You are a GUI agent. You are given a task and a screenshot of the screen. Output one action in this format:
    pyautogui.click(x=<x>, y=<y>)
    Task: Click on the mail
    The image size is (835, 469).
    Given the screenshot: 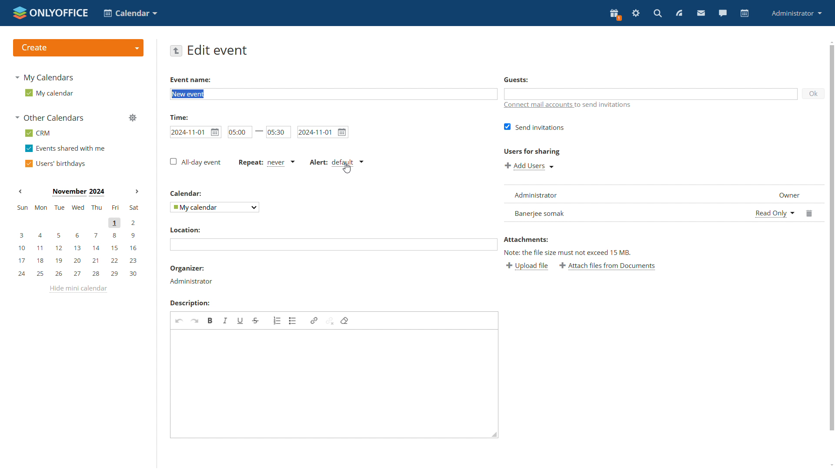 What is the action you would take?
    pyautogui.click(x=700, y=13)
    